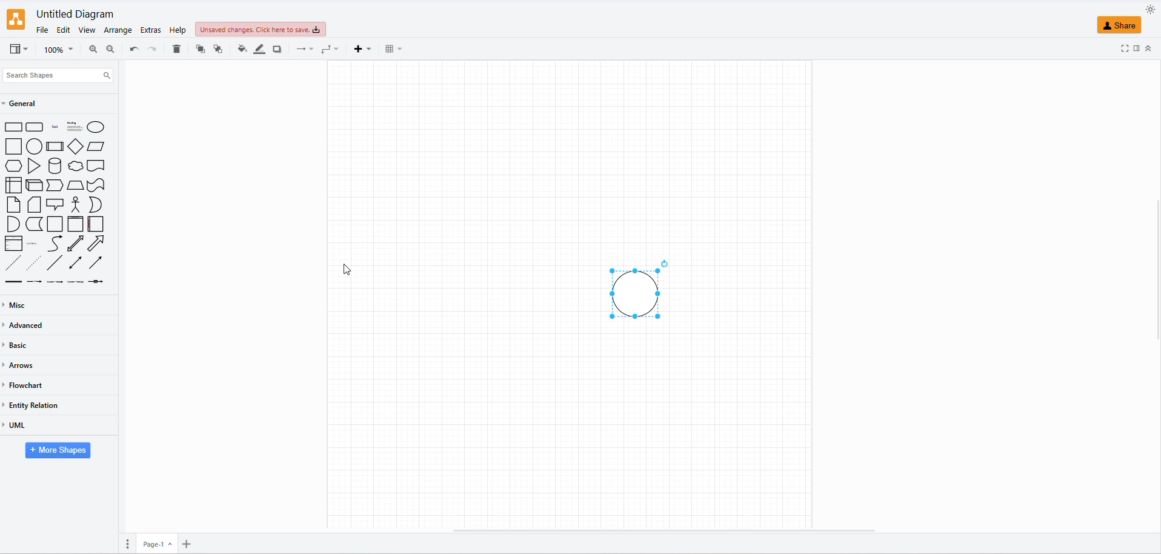 The image size is (1161, 554). I want to click on ARRANGE, so click(117, 32).